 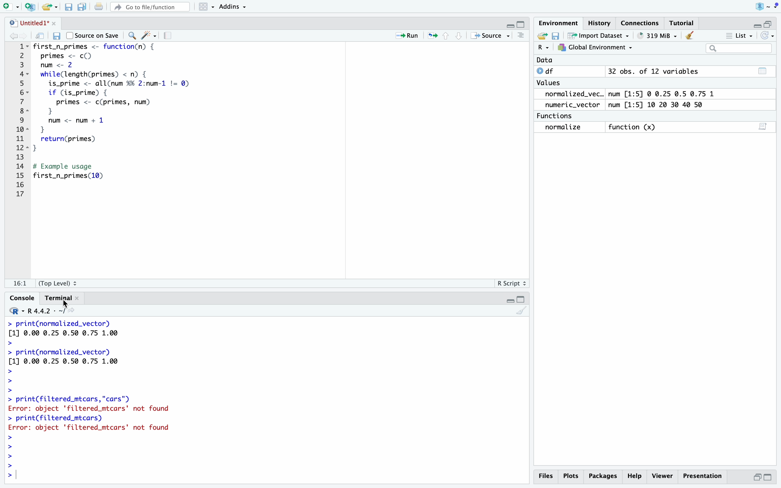 I want to click on Source on Save, so click(x=93, y=34).